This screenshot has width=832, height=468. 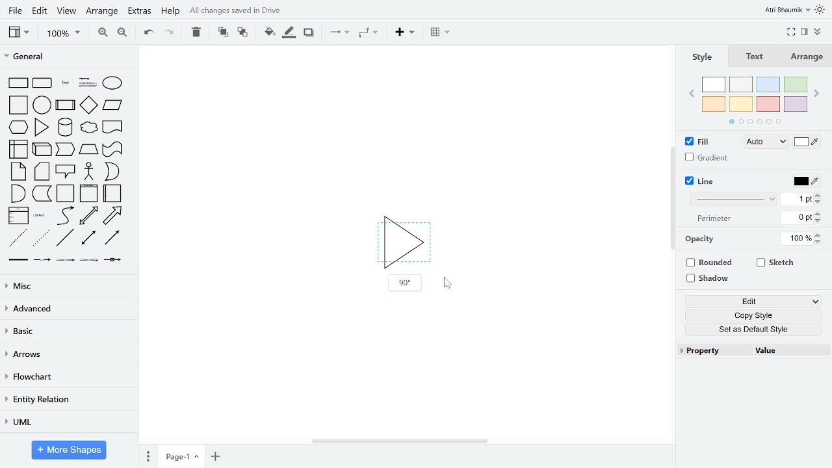 I want to click on increase line width, so click(x=818, y=194).